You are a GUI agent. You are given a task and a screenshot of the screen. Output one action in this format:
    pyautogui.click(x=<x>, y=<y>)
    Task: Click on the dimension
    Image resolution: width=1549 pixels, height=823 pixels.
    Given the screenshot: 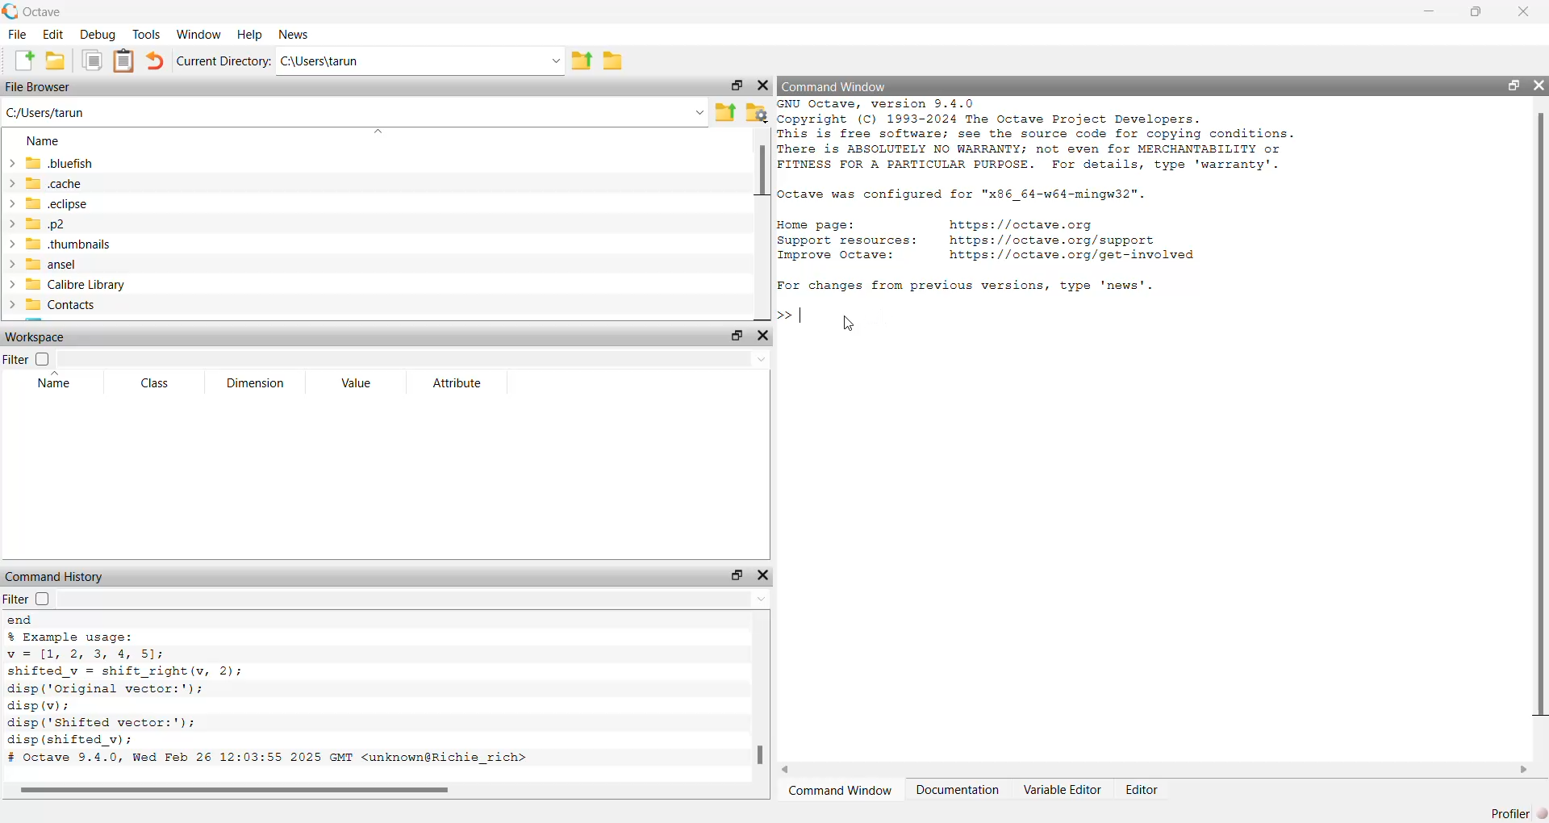 What is the action you would take?
    pyautogui.click(x=256, y=384)
    